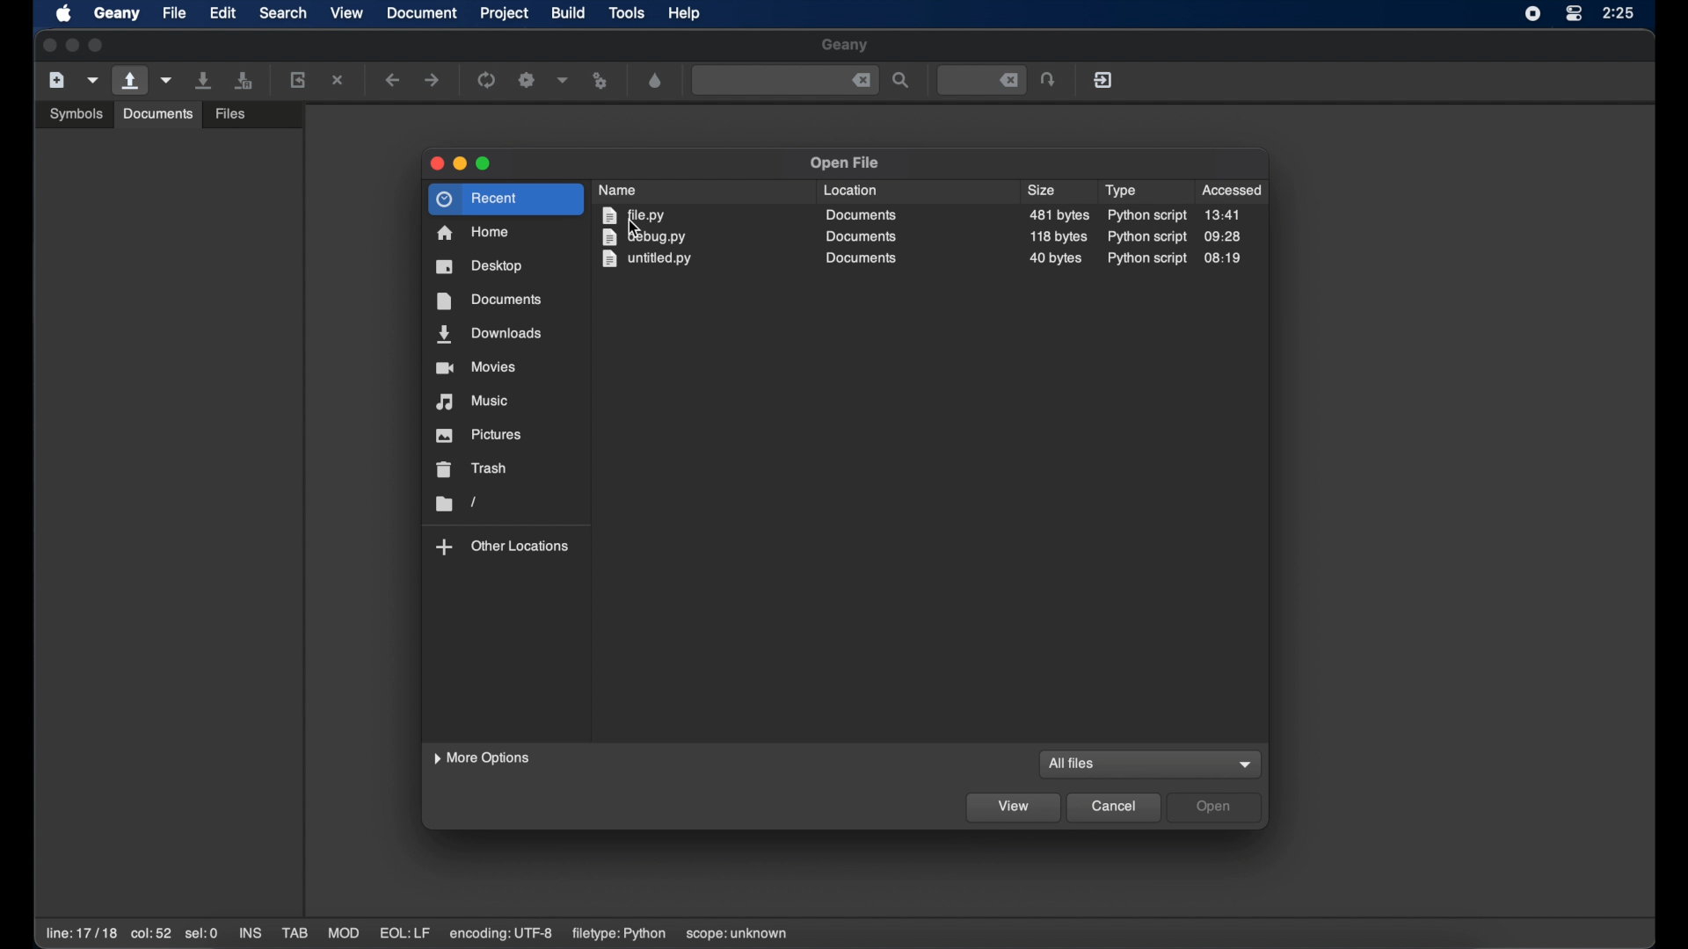 This screenshot has width=1688, height=949. I want to click on home, so click(474, 234).